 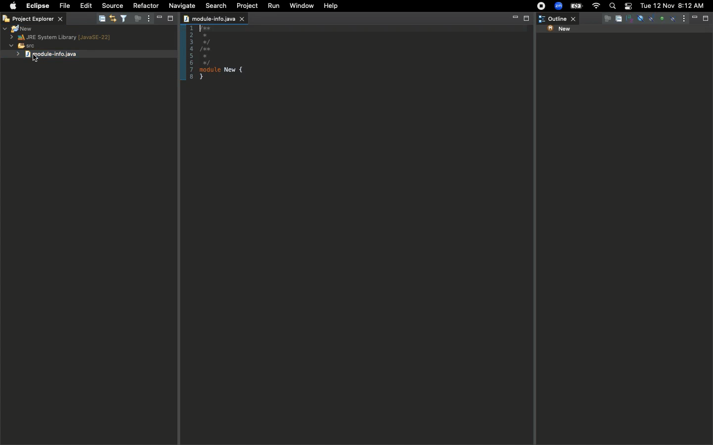 I want to click on Options, so click(x=685, y=19).